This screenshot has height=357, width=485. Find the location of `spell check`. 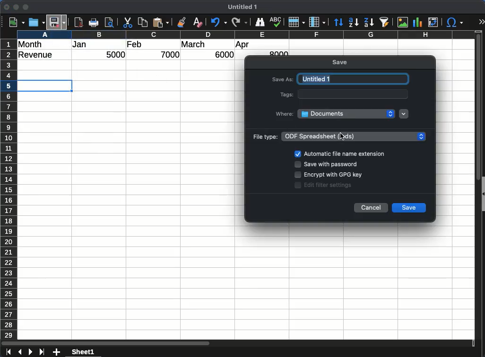

spell check is located at coordinates (276, 23).